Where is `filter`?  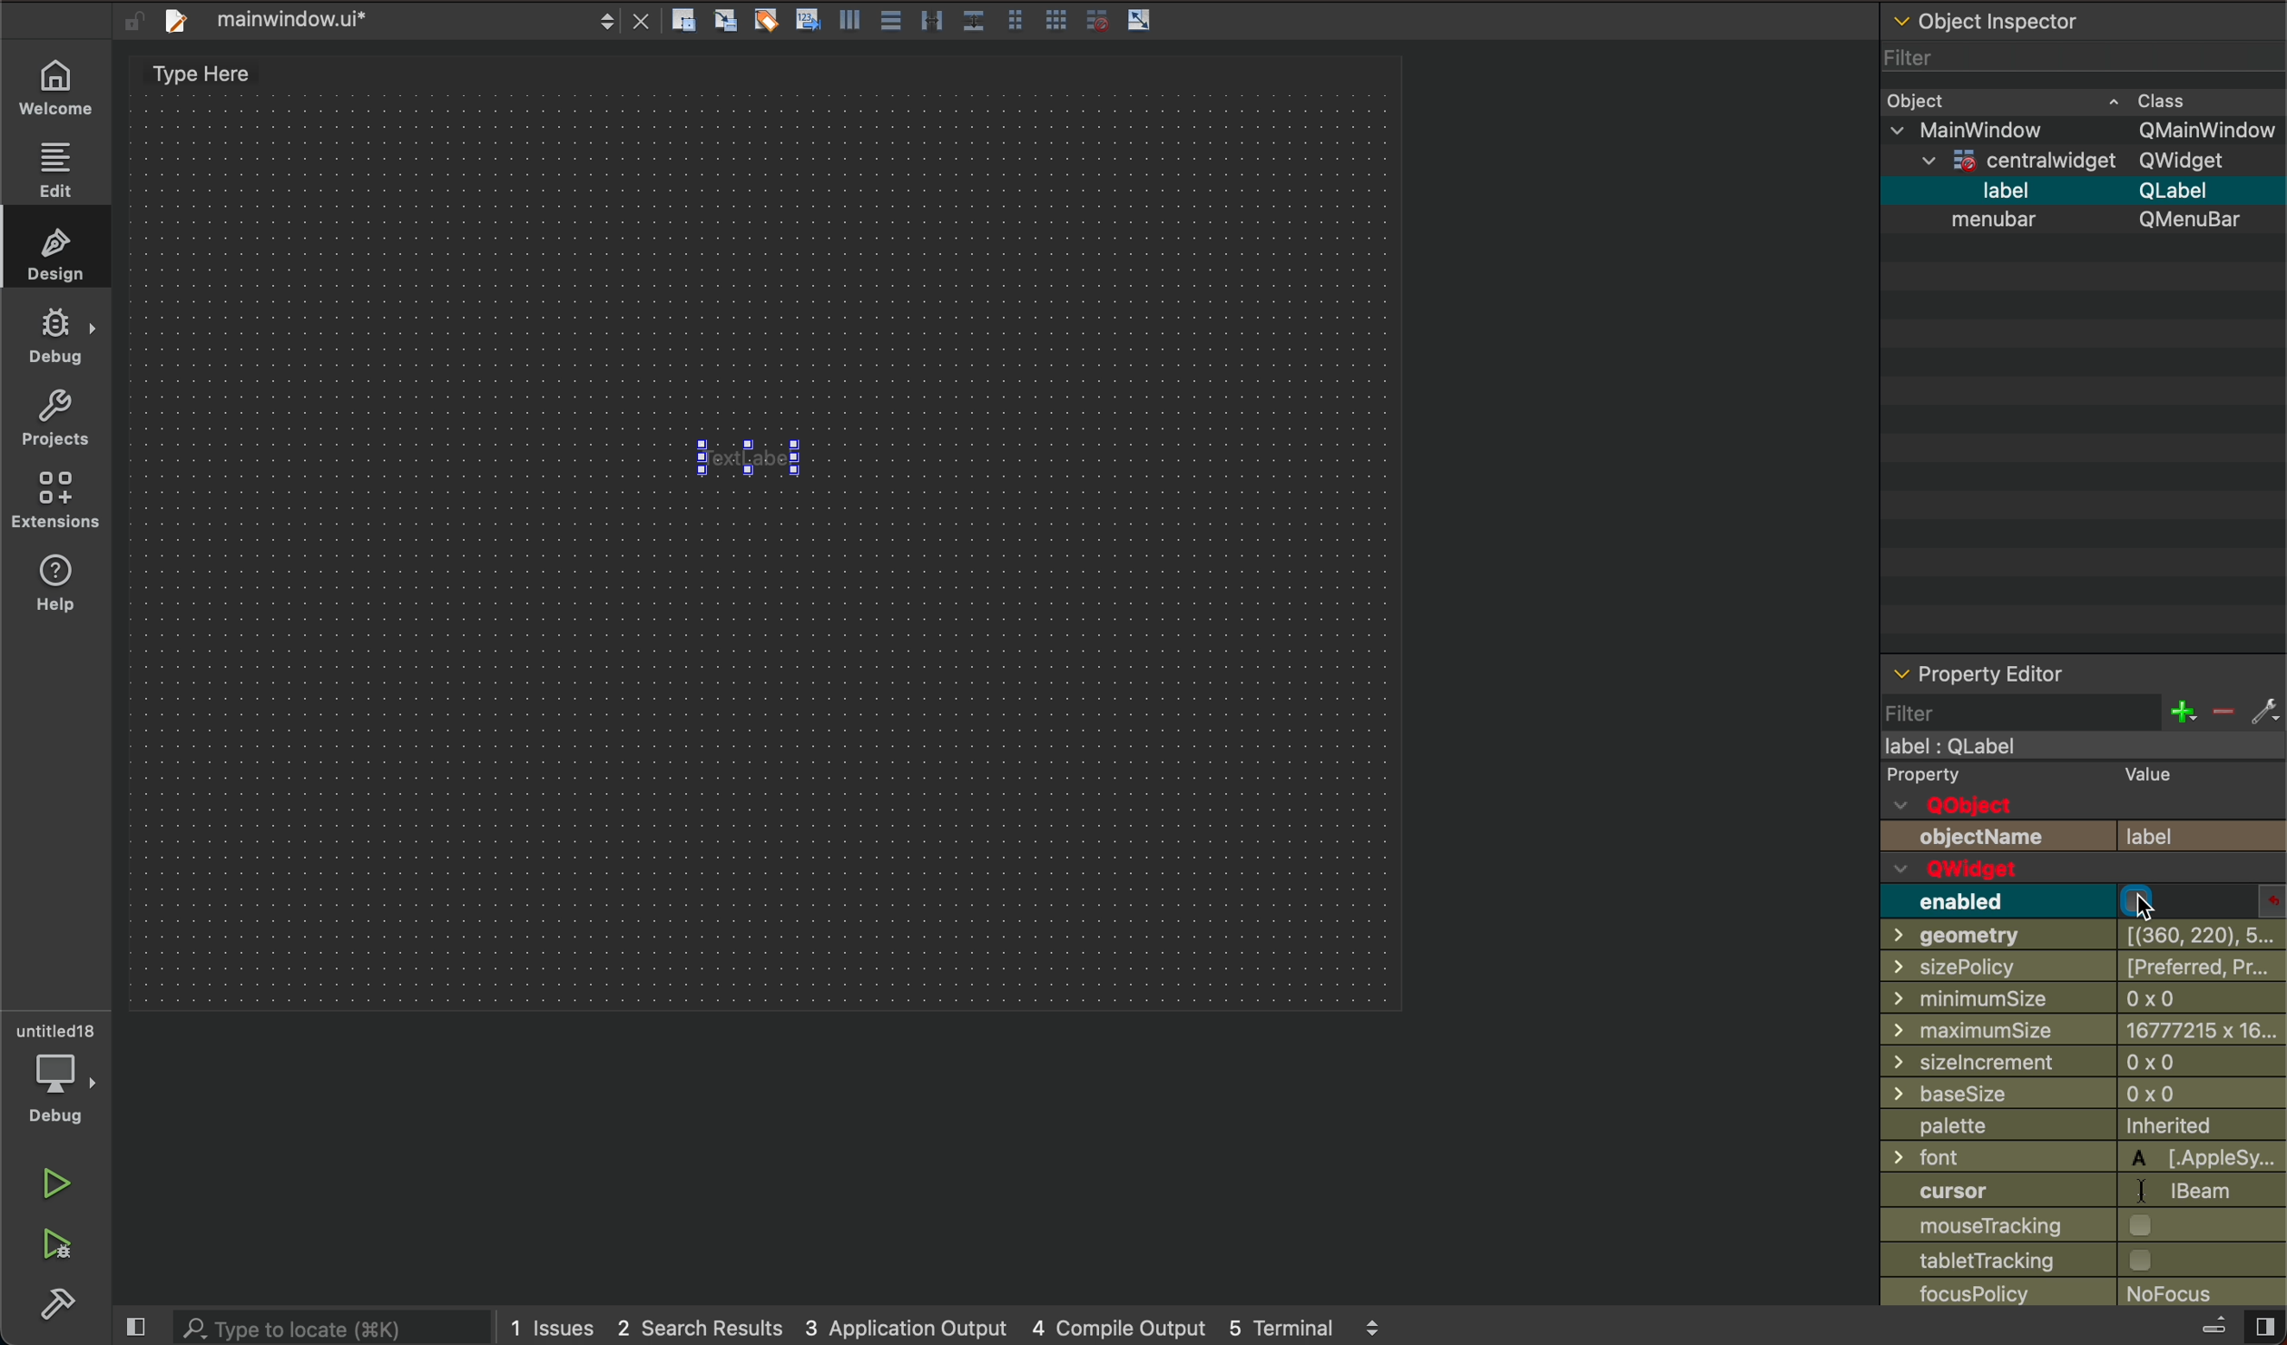 filter is located at coordinates (1942, 709).